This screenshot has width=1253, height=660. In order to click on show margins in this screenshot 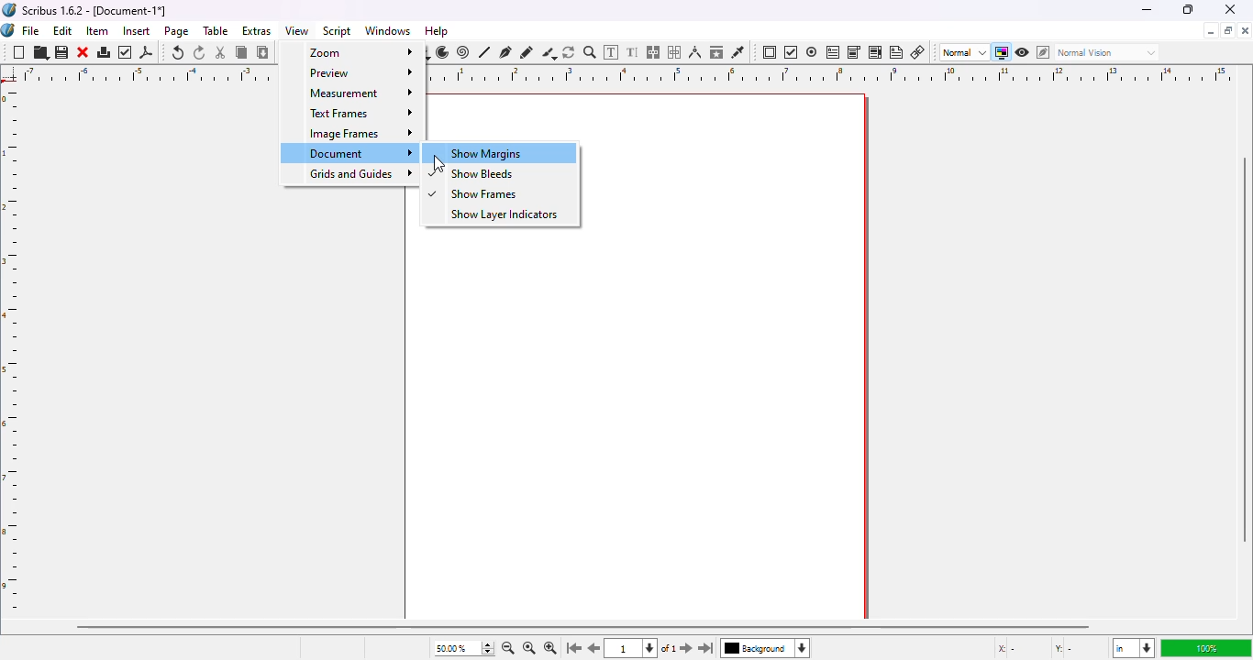, I will do `click(500, 152)`.